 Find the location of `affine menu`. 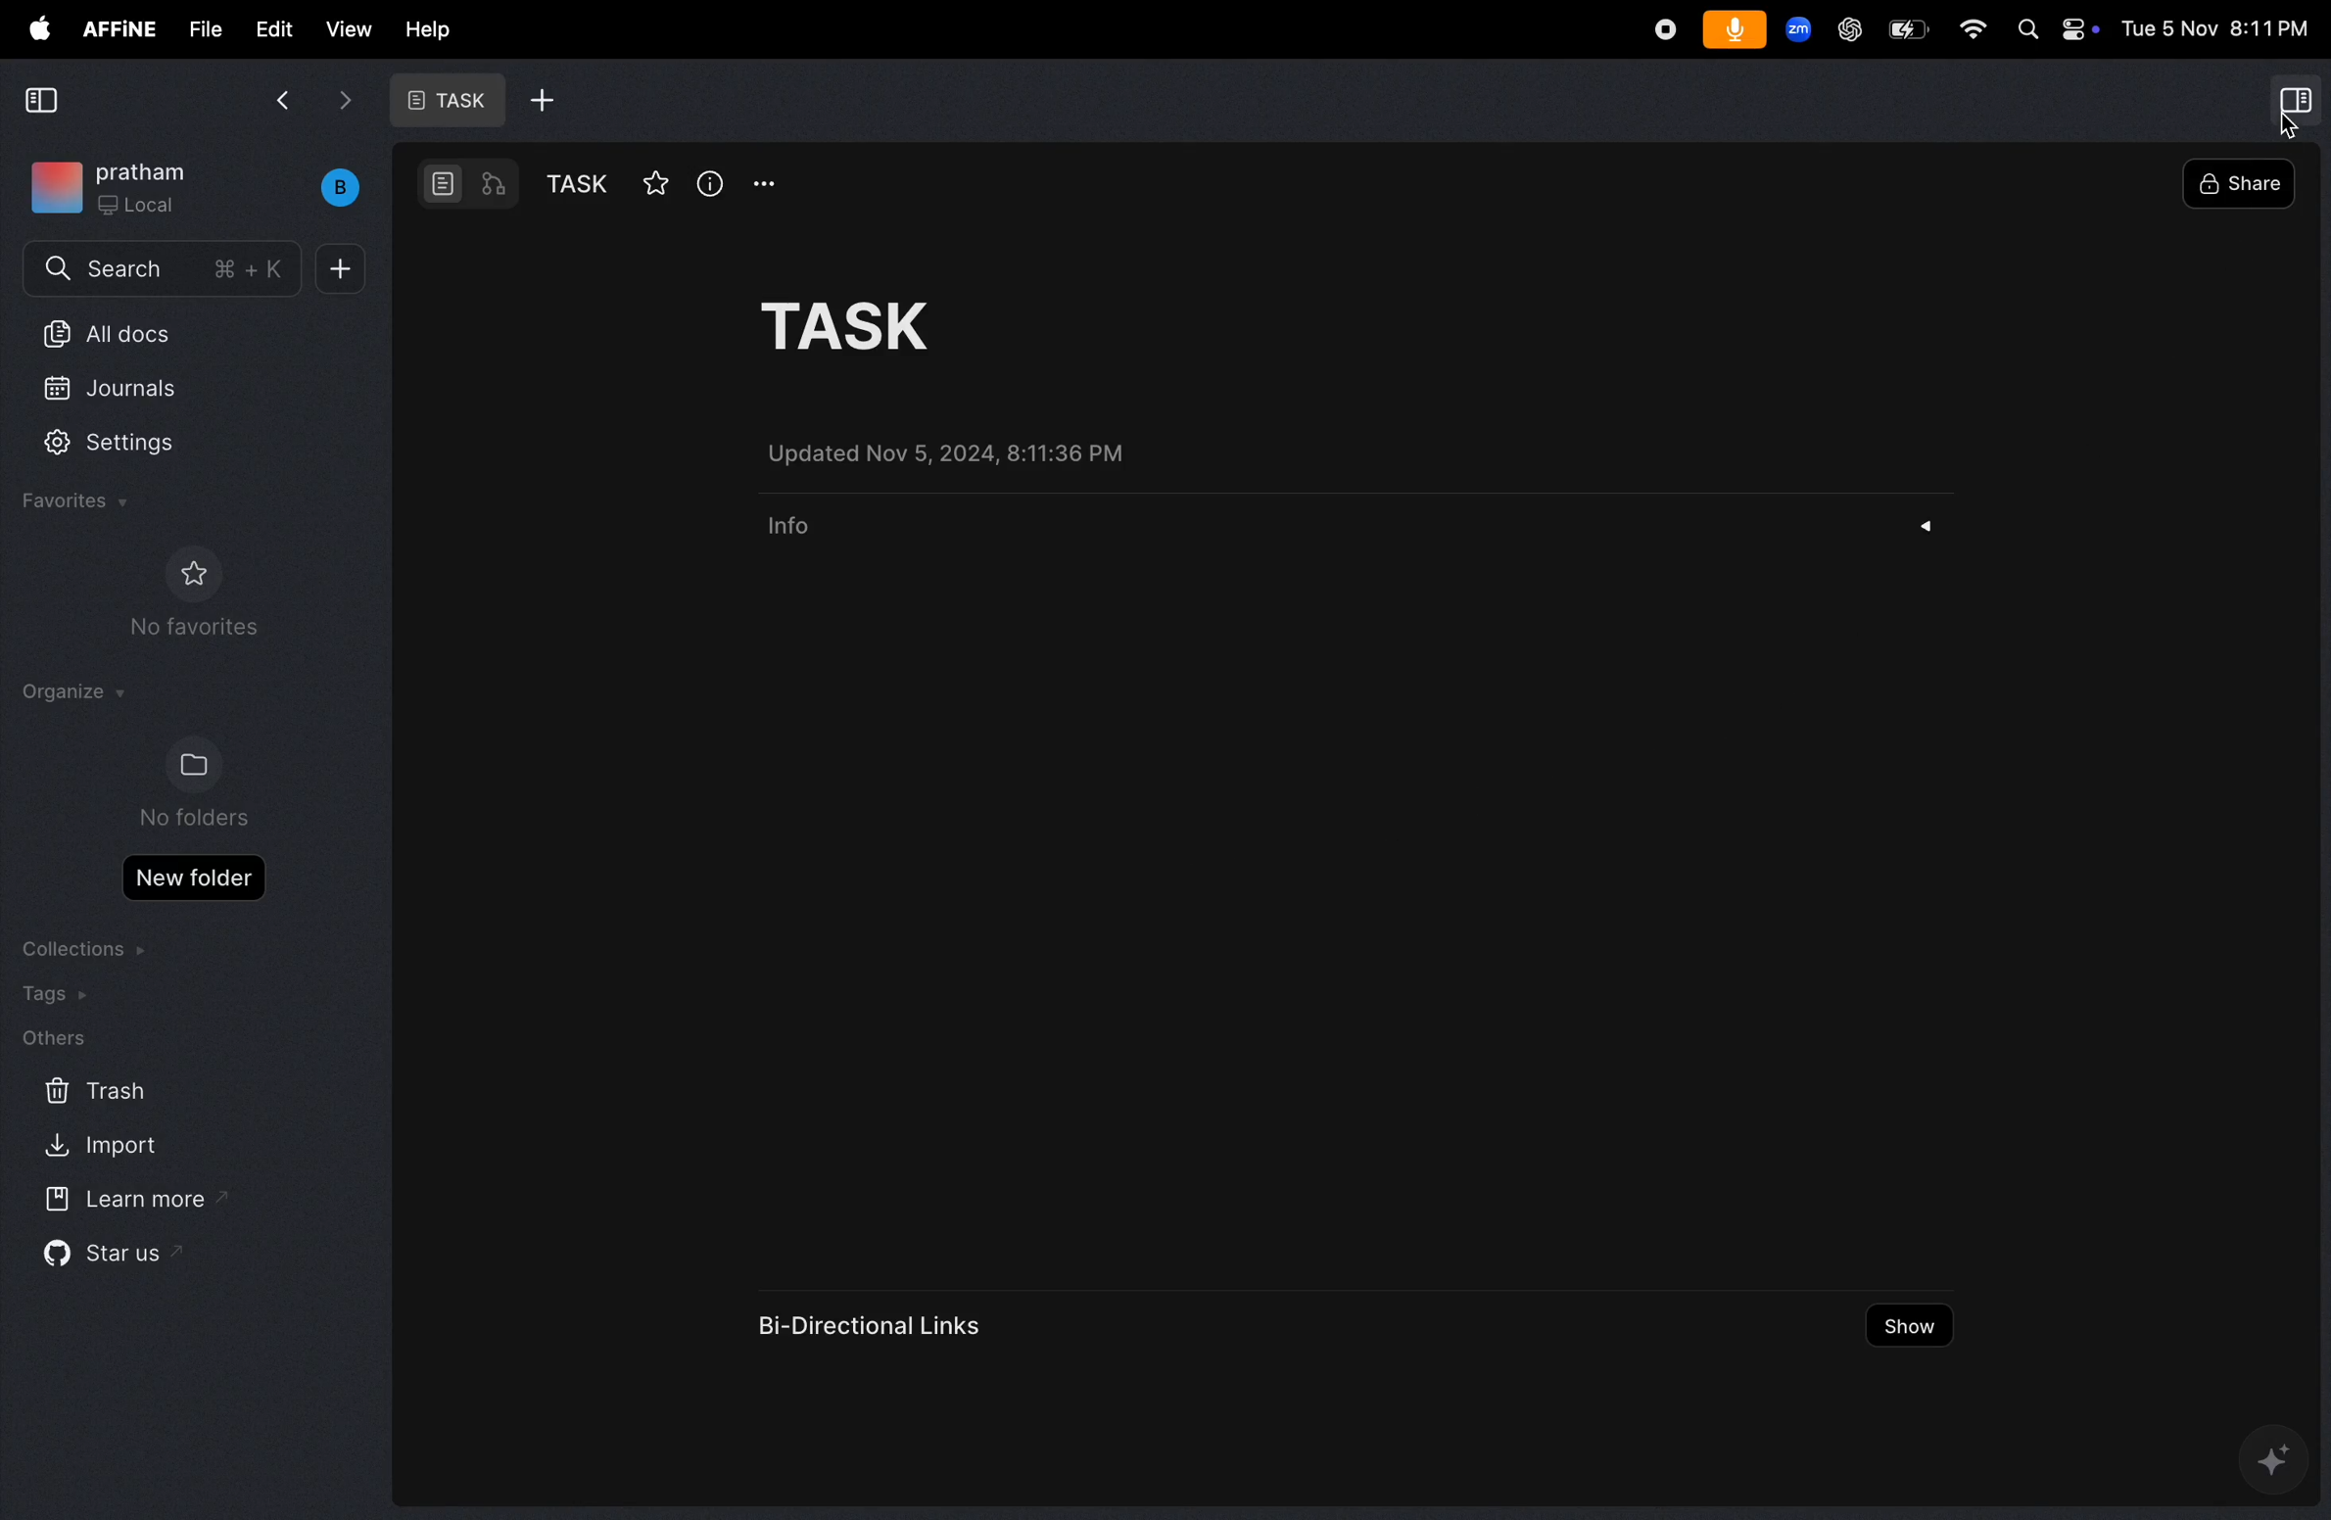

affine menu is located at coordinates (118, 29).